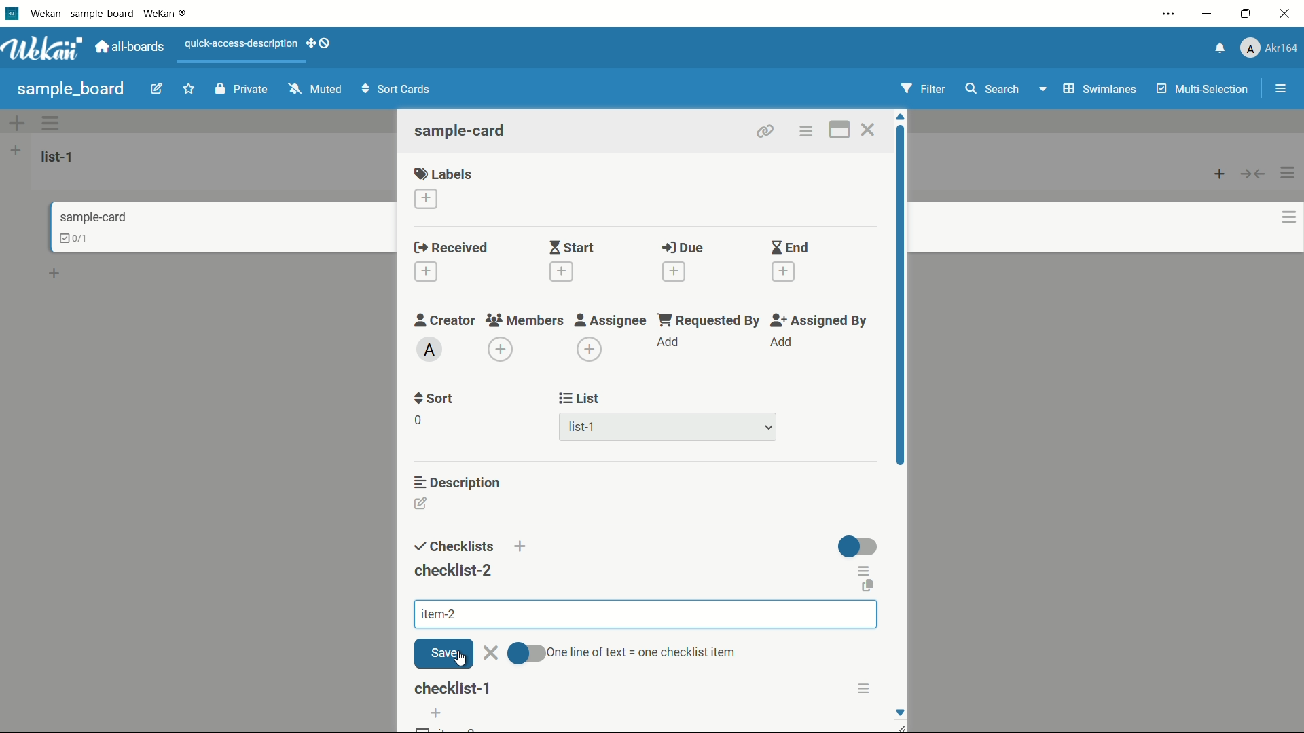 This screenshot has width=1304, height=733. I want to click on options, so click(867, 688).